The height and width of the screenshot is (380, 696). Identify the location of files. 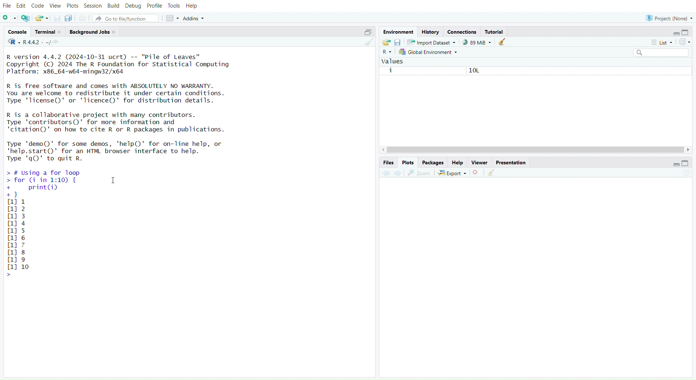
(388, 162).